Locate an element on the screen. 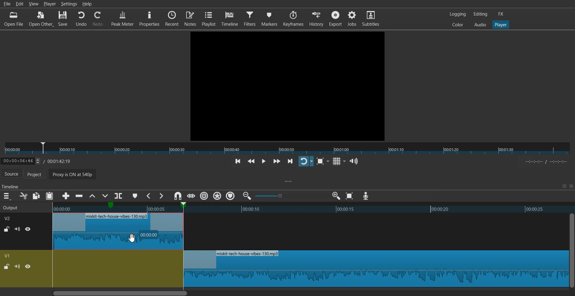 The height and width of the screenshot is (296, 575). Timeline is located at coordinates (41, 160).